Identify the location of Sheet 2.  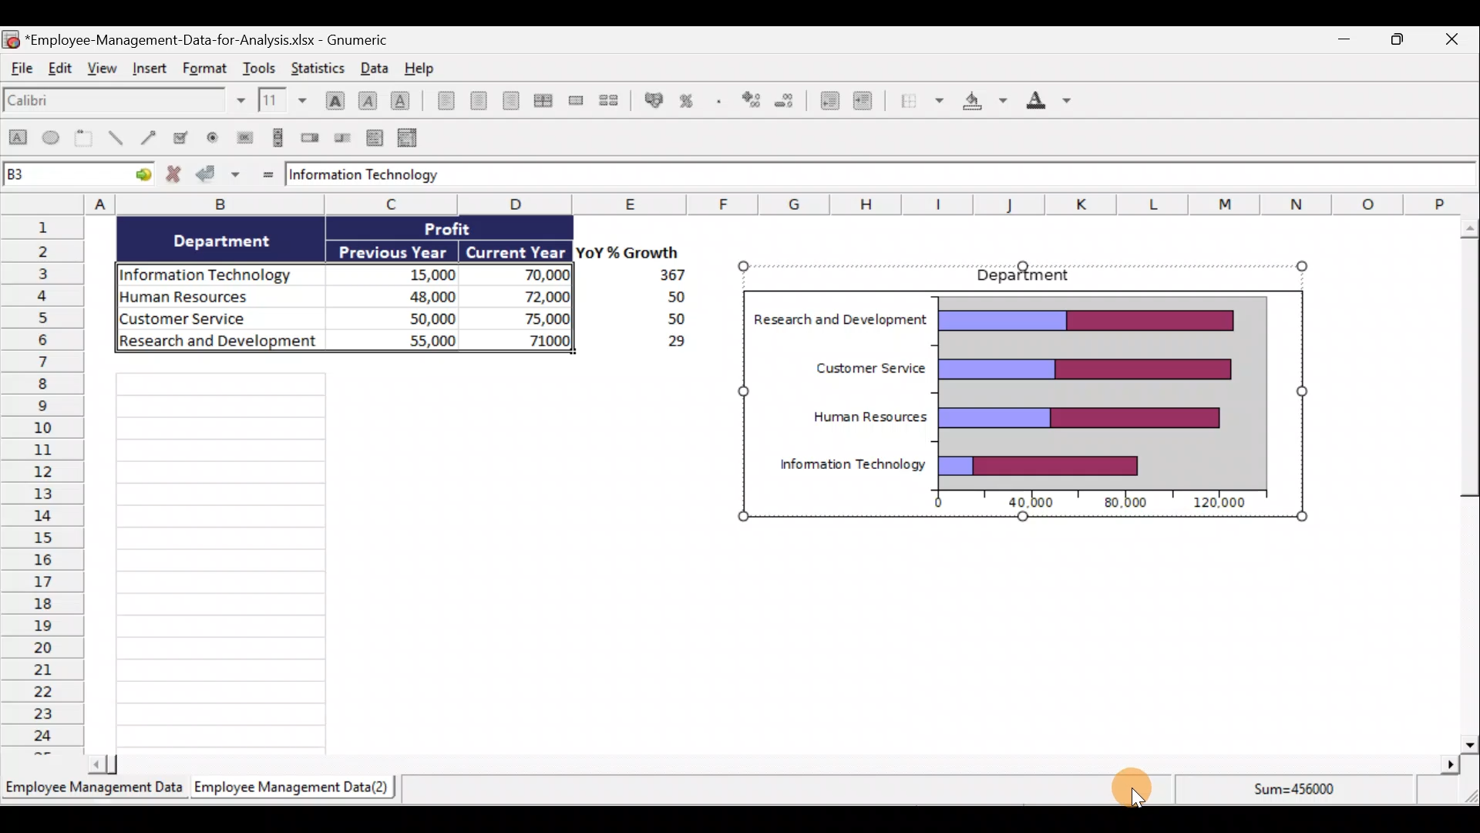
(295, 787).